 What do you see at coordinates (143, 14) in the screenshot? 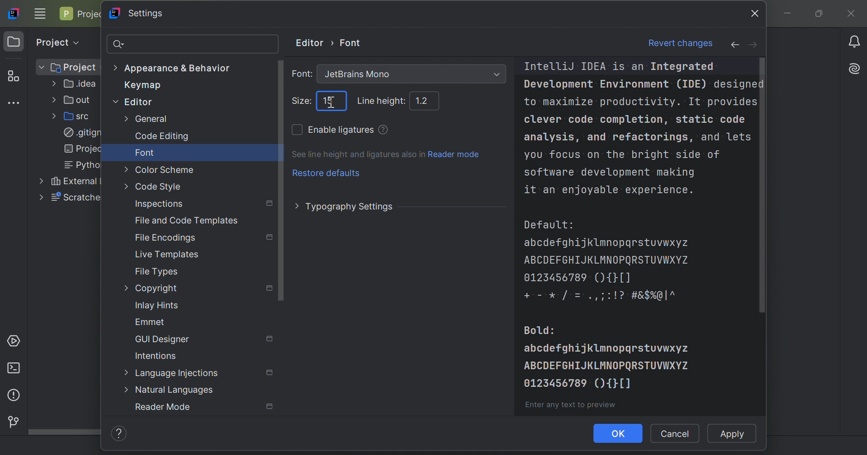
I see `Settings` at bounding box center [143, 14].